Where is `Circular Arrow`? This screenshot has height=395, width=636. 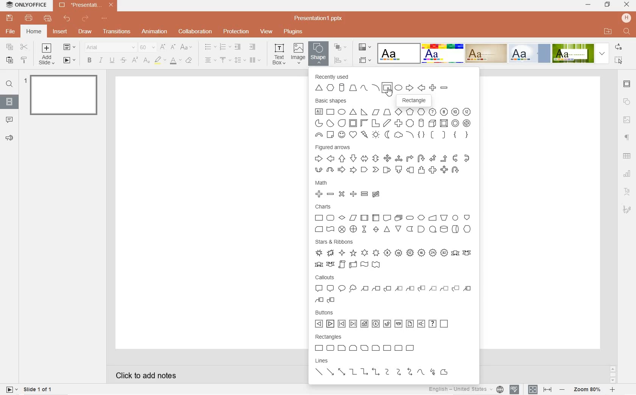 Circular Arrow is located at coordinates (455, 170).